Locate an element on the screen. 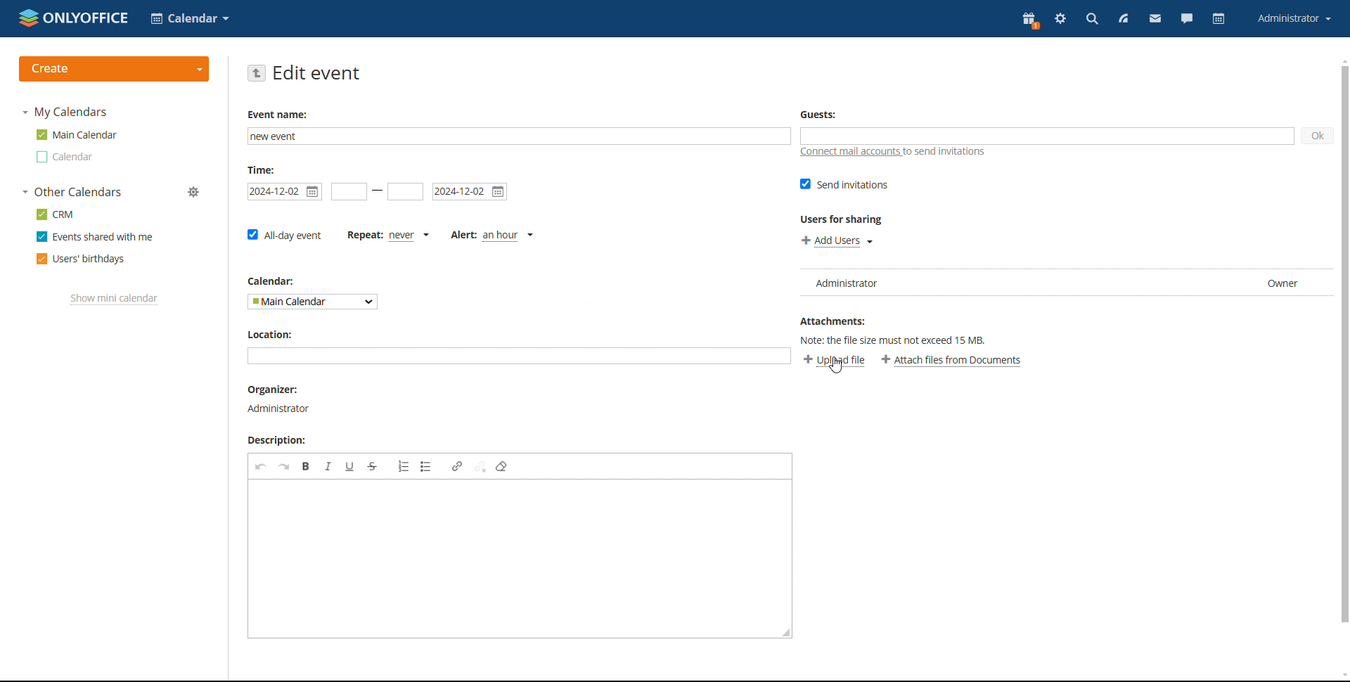 Image resolution: width=1350 pixels, height=682 pixels. show mini calendar is located at coordinates (115, 299).